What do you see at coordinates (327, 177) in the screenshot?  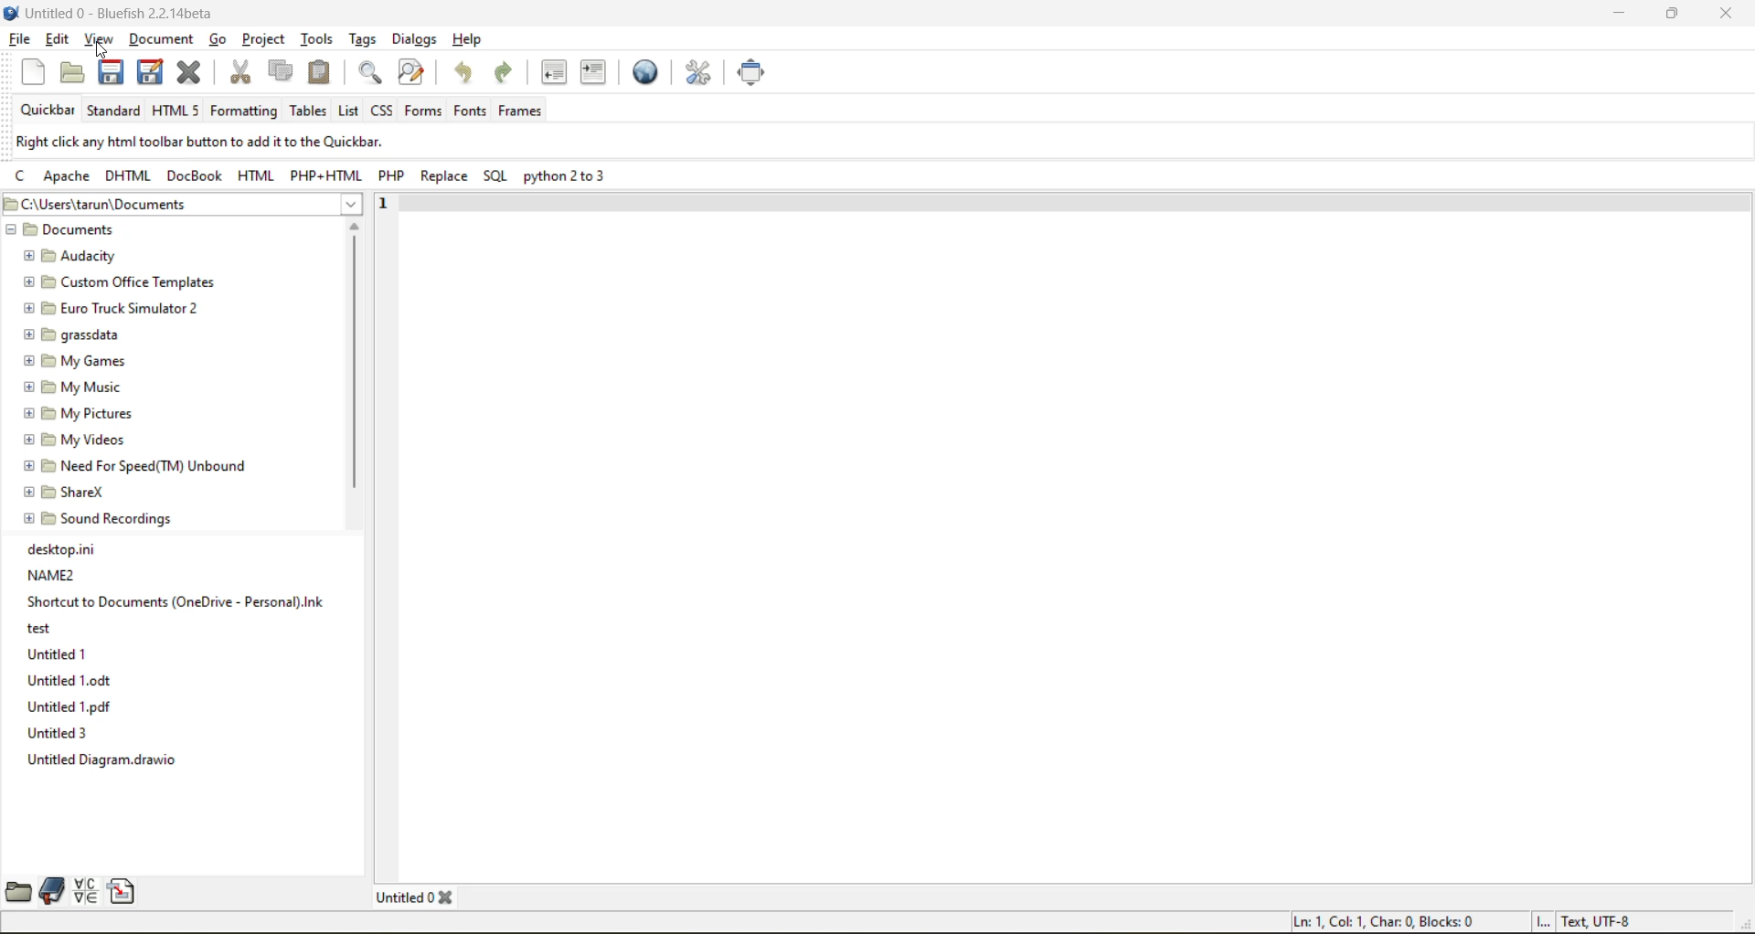 I see `php html` at bounding box center [327, 177].